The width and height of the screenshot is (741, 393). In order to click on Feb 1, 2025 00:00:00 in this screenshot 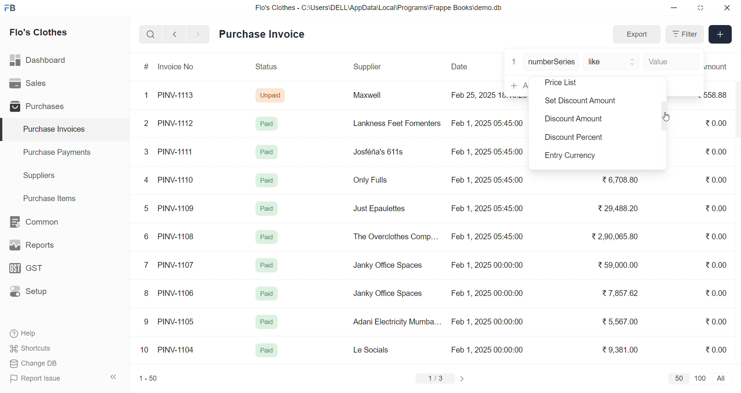, I will do `click(488, 349)`.